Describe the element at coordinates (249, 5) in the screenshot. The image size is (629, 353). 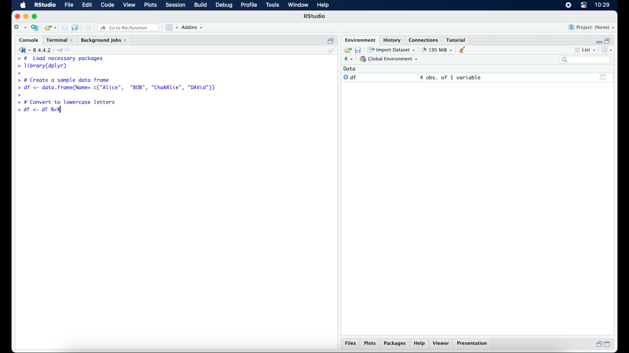
I see `profile` at that location.